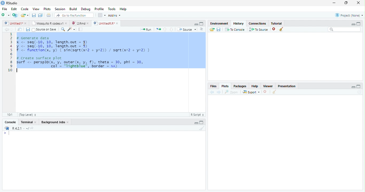  Describe the element at coordinates (287, 86) in the screenshot. I see `Presentation` at that location.